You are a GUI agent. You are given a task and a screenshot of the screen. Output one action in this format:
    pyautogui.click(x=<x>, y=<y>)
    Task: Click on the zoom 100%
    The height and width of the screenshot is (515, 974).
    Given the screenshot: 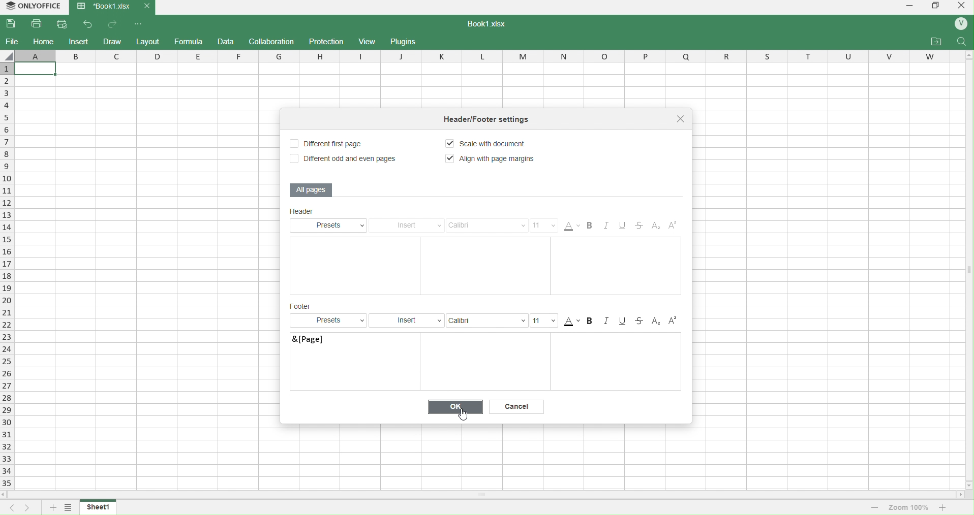 What is the action you would take?
    pyautogui.click(x=909, y=506)
    